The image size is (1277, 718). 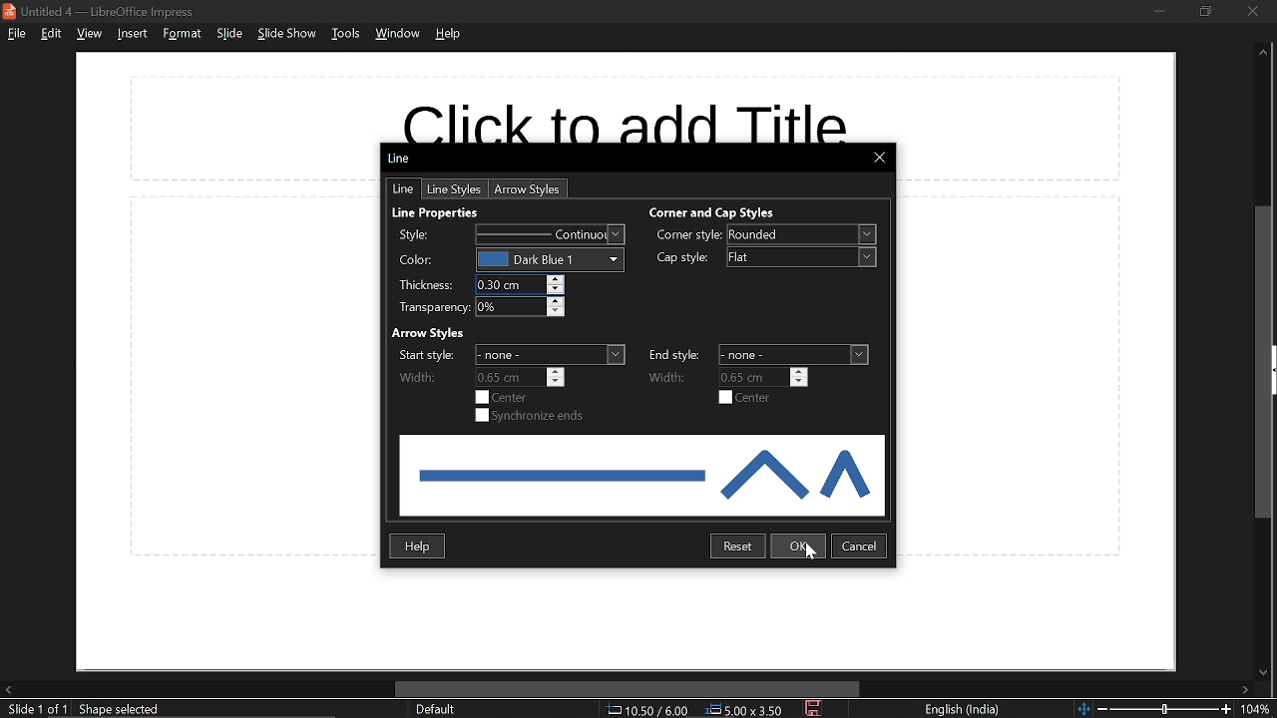 I want to click on transparency, so click(x=520, y=308).